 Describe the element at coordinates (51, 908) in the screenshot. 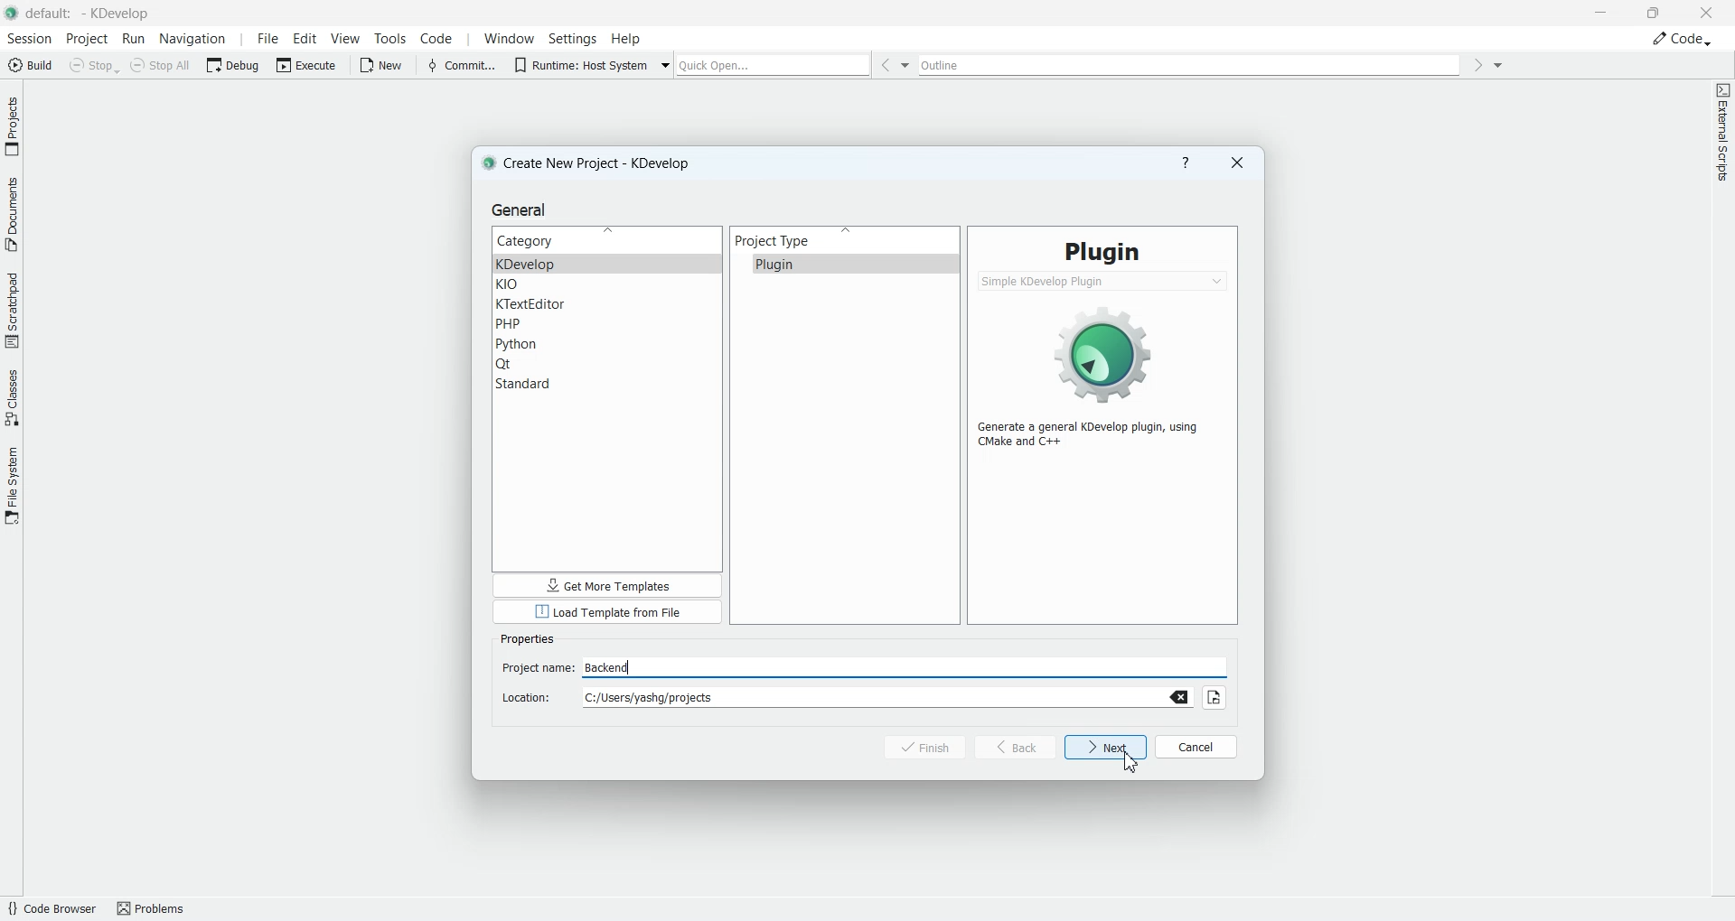

I see `Code Browser` at that location.